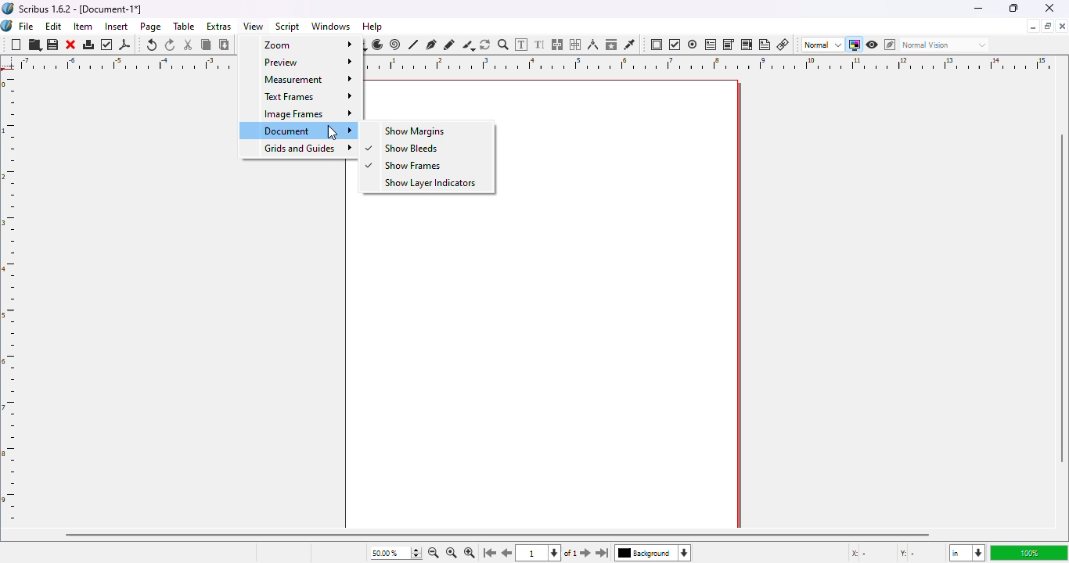 This screenshot has width=1069, height=563. Describe the element at coordinates (299, 131) in the screenshot. I see `document` at that location.